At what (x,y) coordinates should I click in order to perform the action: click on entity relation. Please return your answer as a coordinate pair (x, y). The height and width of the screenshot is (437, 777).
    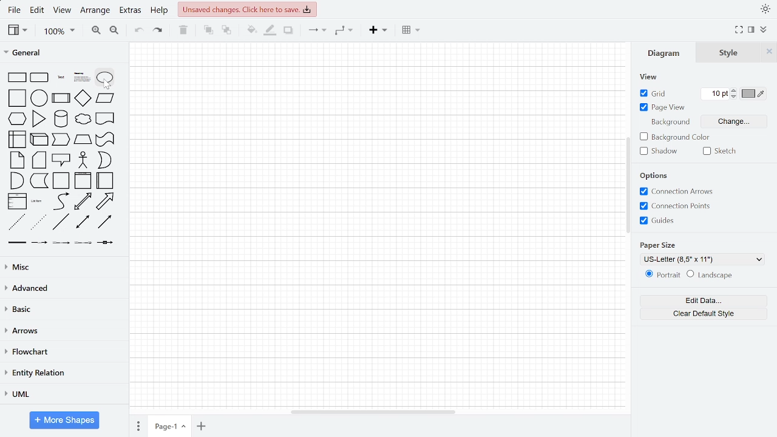
    Looking at the image, I should click on (60, 374).